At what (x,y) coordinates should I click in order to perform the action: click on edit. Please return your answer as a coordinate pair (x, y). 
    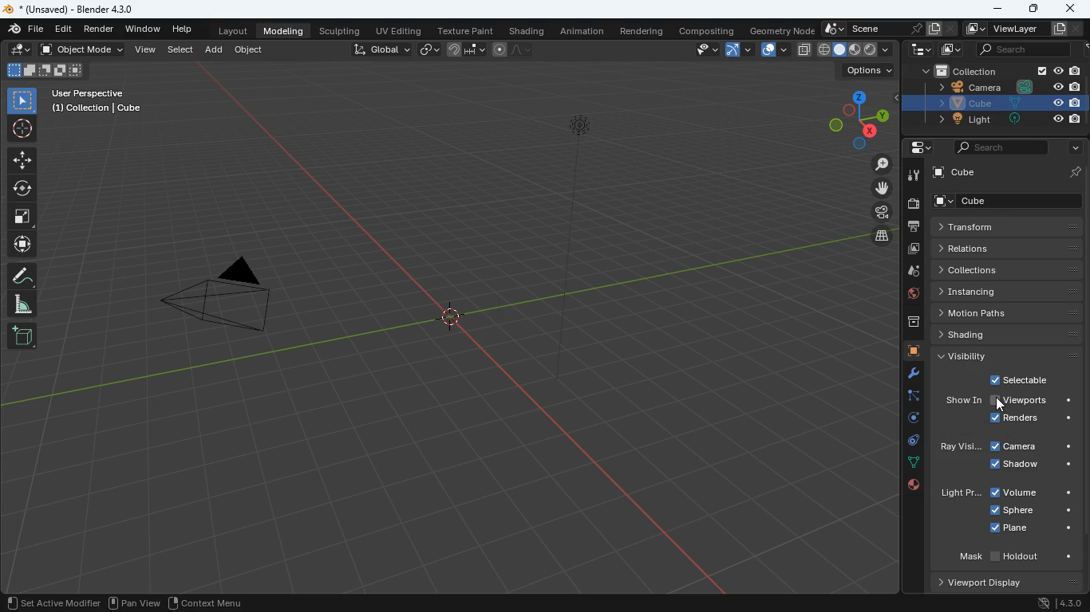
    Looking at the image, I should click on (63, 29).